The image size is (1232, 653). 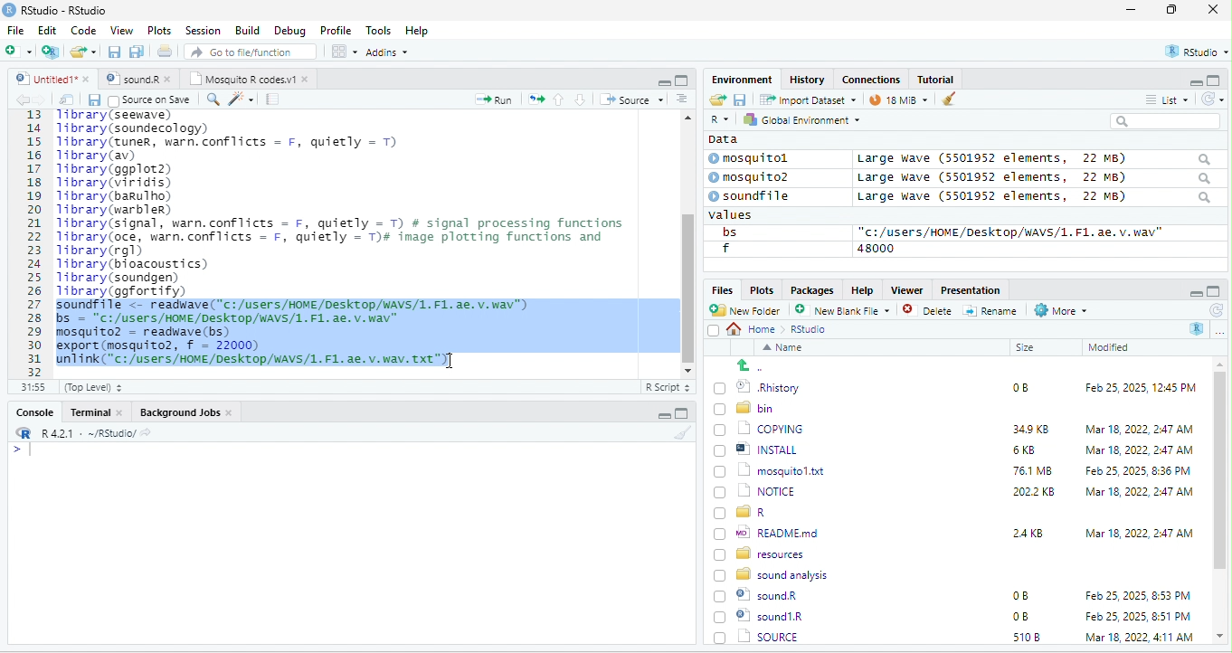 I want to click on open, so click(x=716, y=100).